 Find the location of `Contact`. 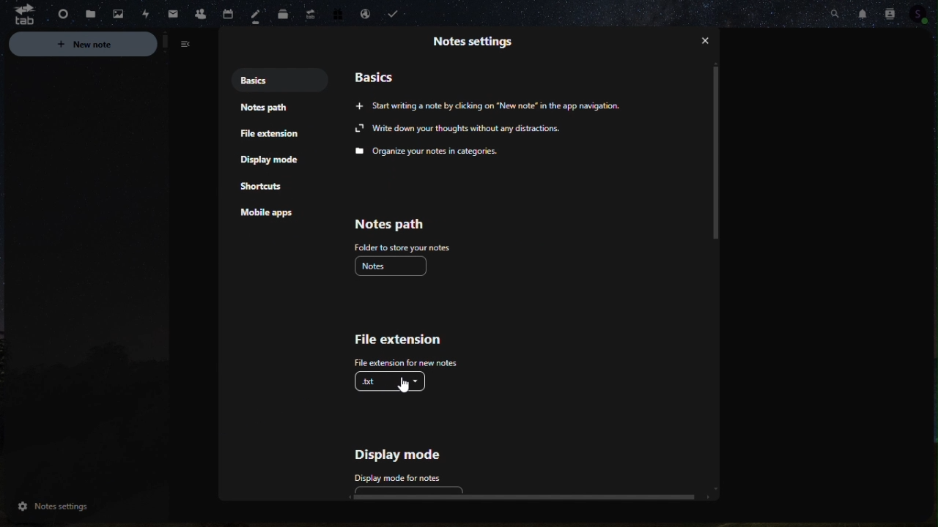

Contact is located at coordinates (890, 11).